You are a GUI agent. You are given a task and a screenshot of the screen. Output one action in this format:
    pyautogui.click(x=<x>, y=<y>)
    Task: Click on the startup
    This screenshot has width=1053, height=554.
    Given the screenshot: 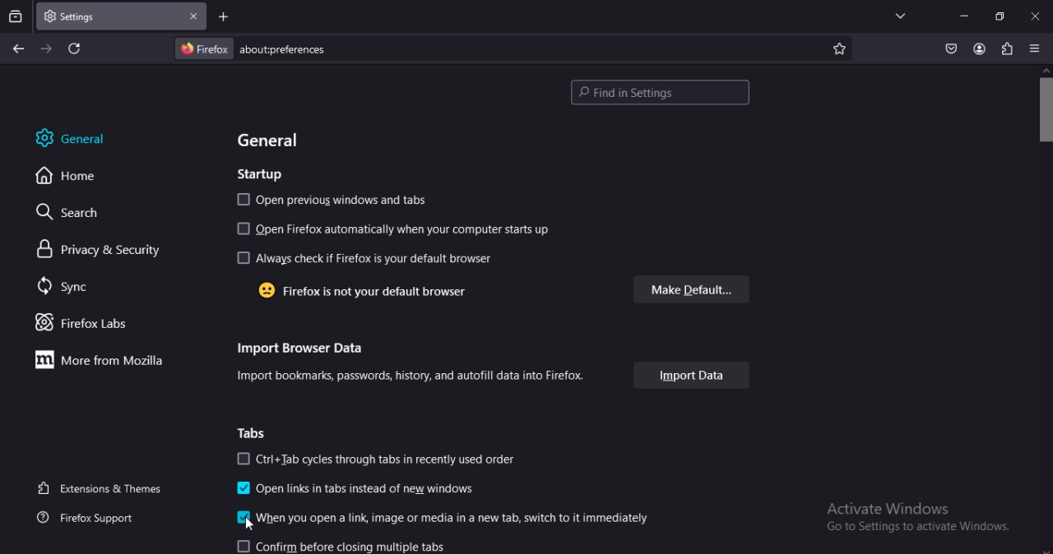 What is the action you would take?
    pyautogui.click(x=260, y=175)
    